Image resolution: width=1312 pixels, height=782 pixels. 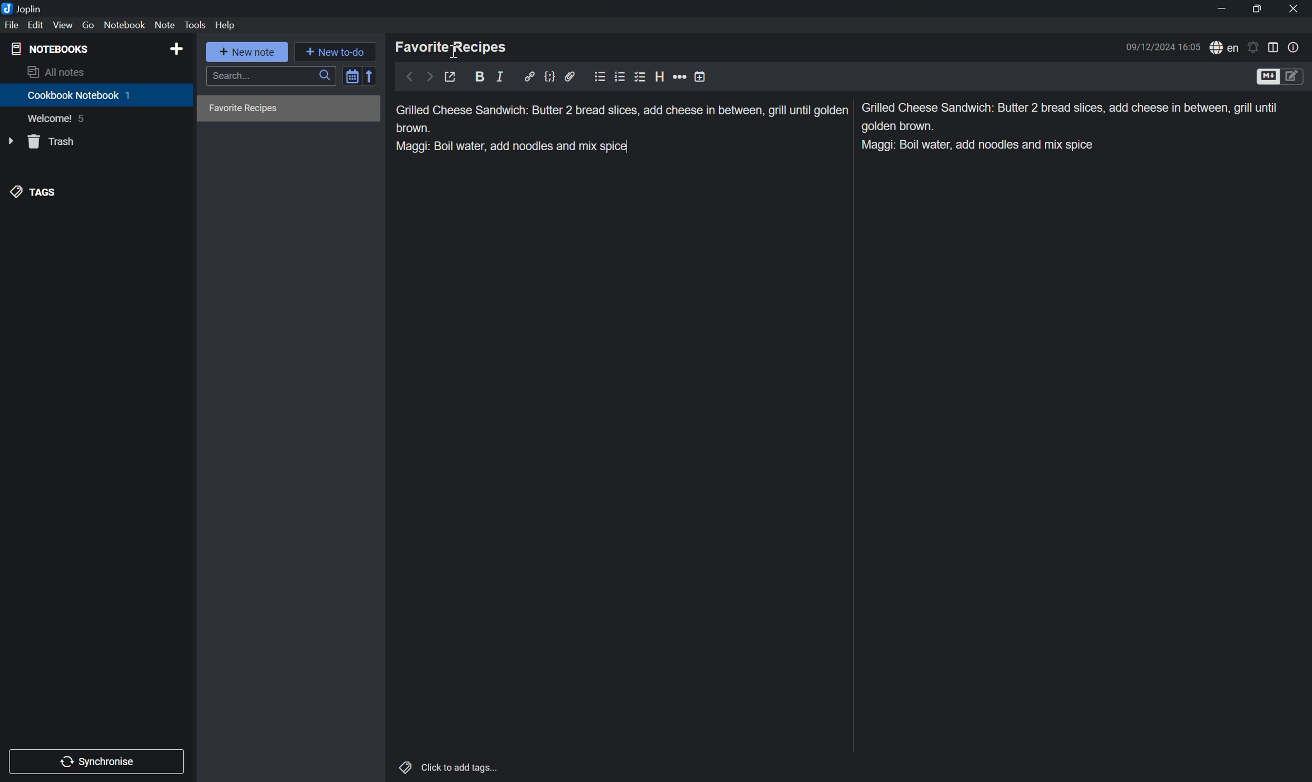 I want to click on Italic, so click(x=502, y=76).